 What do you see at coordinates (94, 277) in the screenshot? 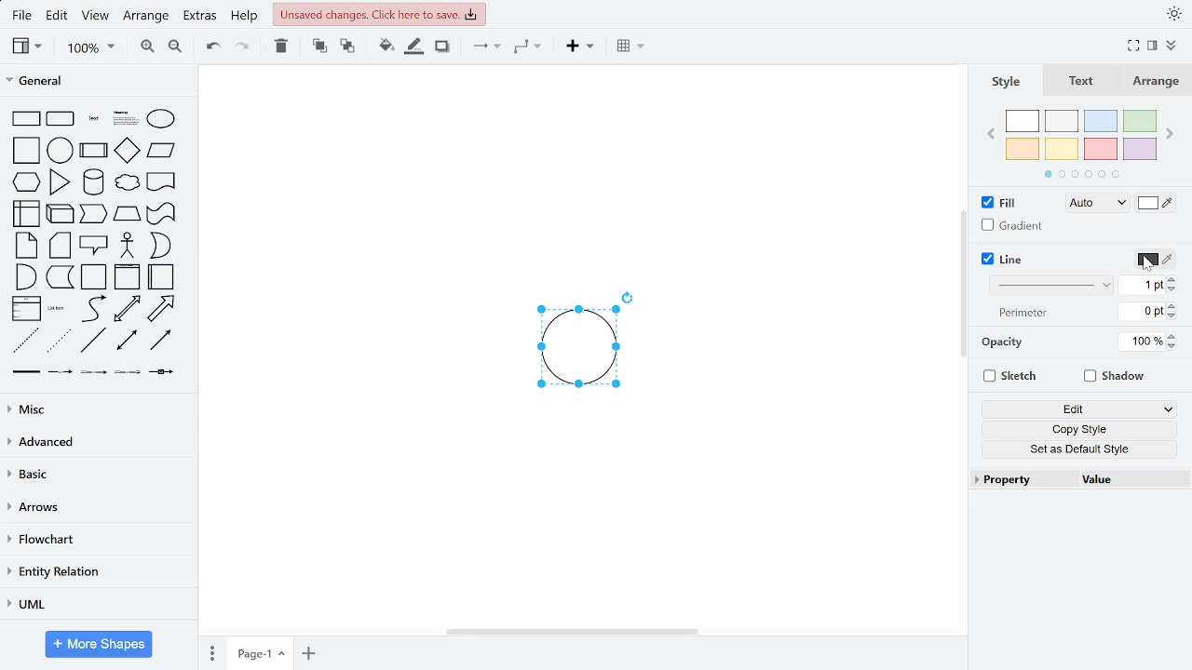
I see `container` at bounding box center [94, 277].